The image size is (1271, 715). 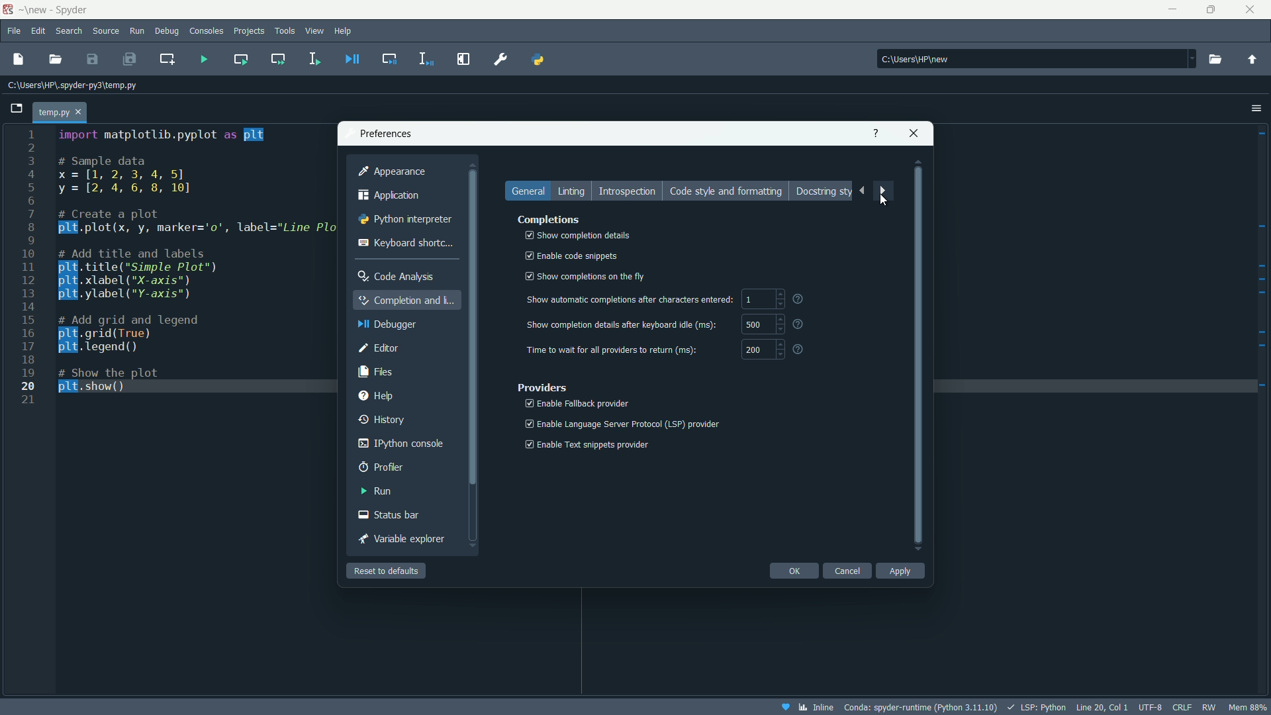 I want to click on question mark, so click(x=800, y=350).